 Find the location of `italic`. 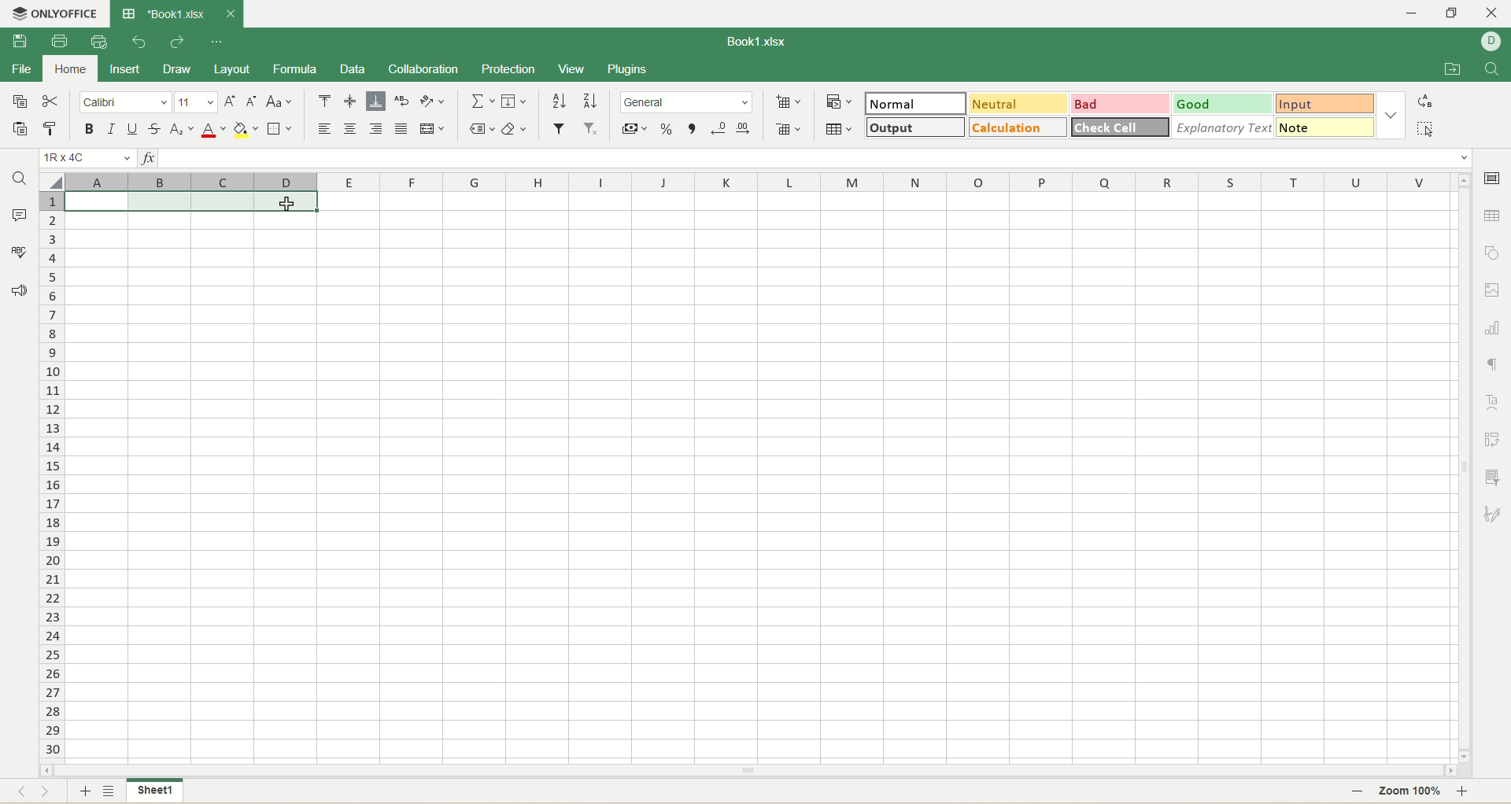

italic is located at coordinates (113, 128).